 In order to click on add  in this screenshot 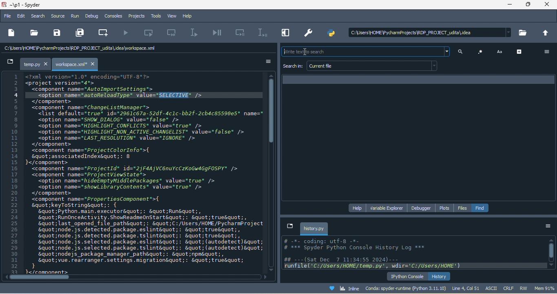, I will do `click(521, 51)`.